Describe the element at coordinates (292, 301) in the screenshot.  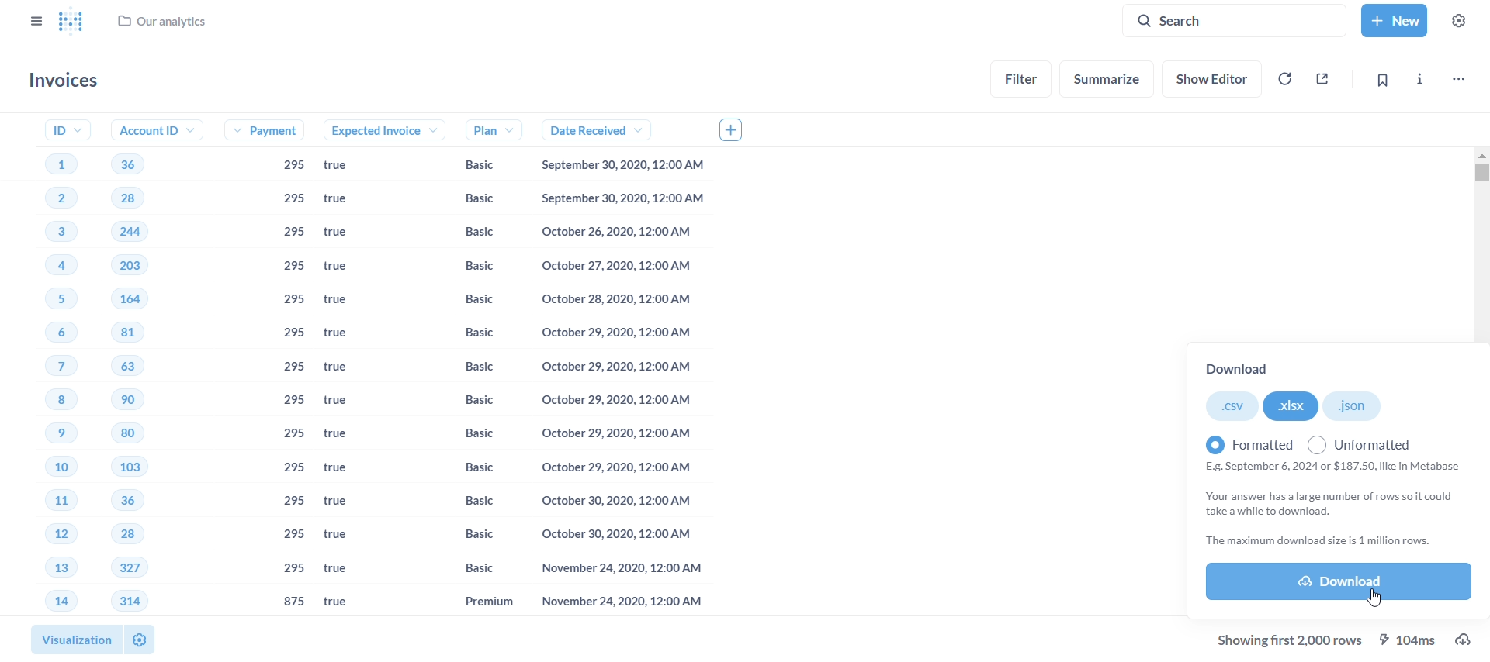
I see `295` at that location.